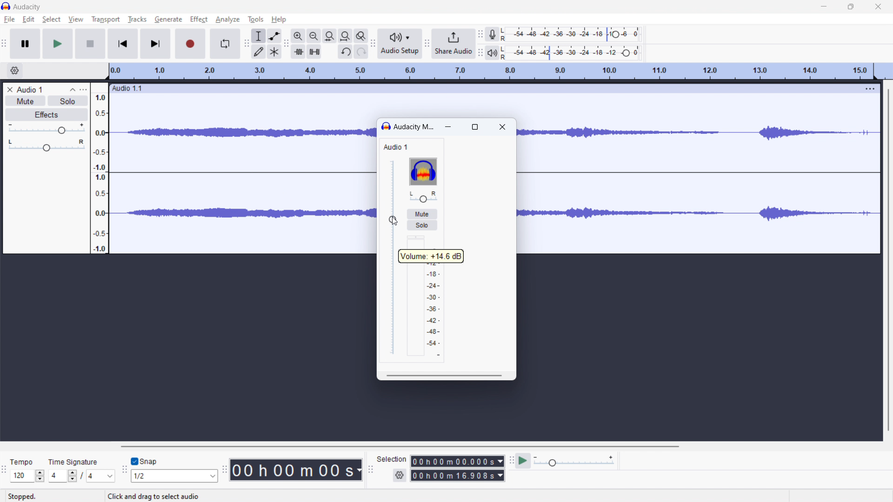  Describe the element at coordinates (427, 44) in the screenshot. I see `share audio toolbar` at that location.